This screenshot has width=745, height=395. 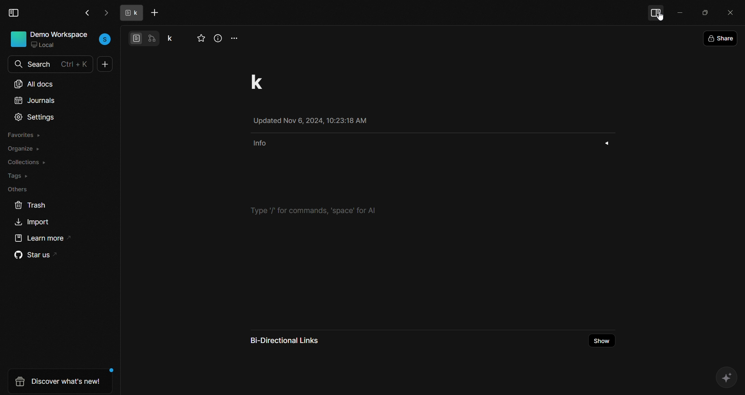 I want to click on favorite, so click(x=202, y=39).